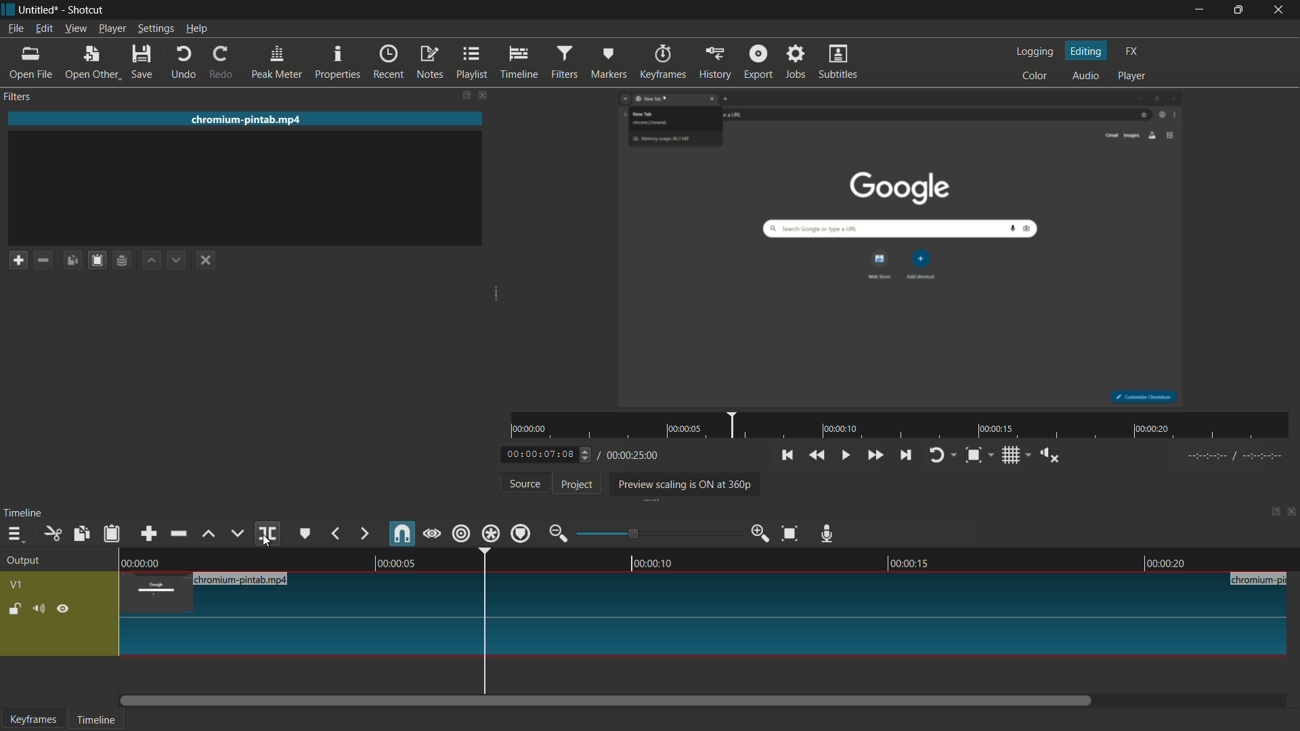 The height and width of the screenshot is (731, 1300). Describe the element at coordinates (1132, 74) in the screenshot. I see `player` at that location.